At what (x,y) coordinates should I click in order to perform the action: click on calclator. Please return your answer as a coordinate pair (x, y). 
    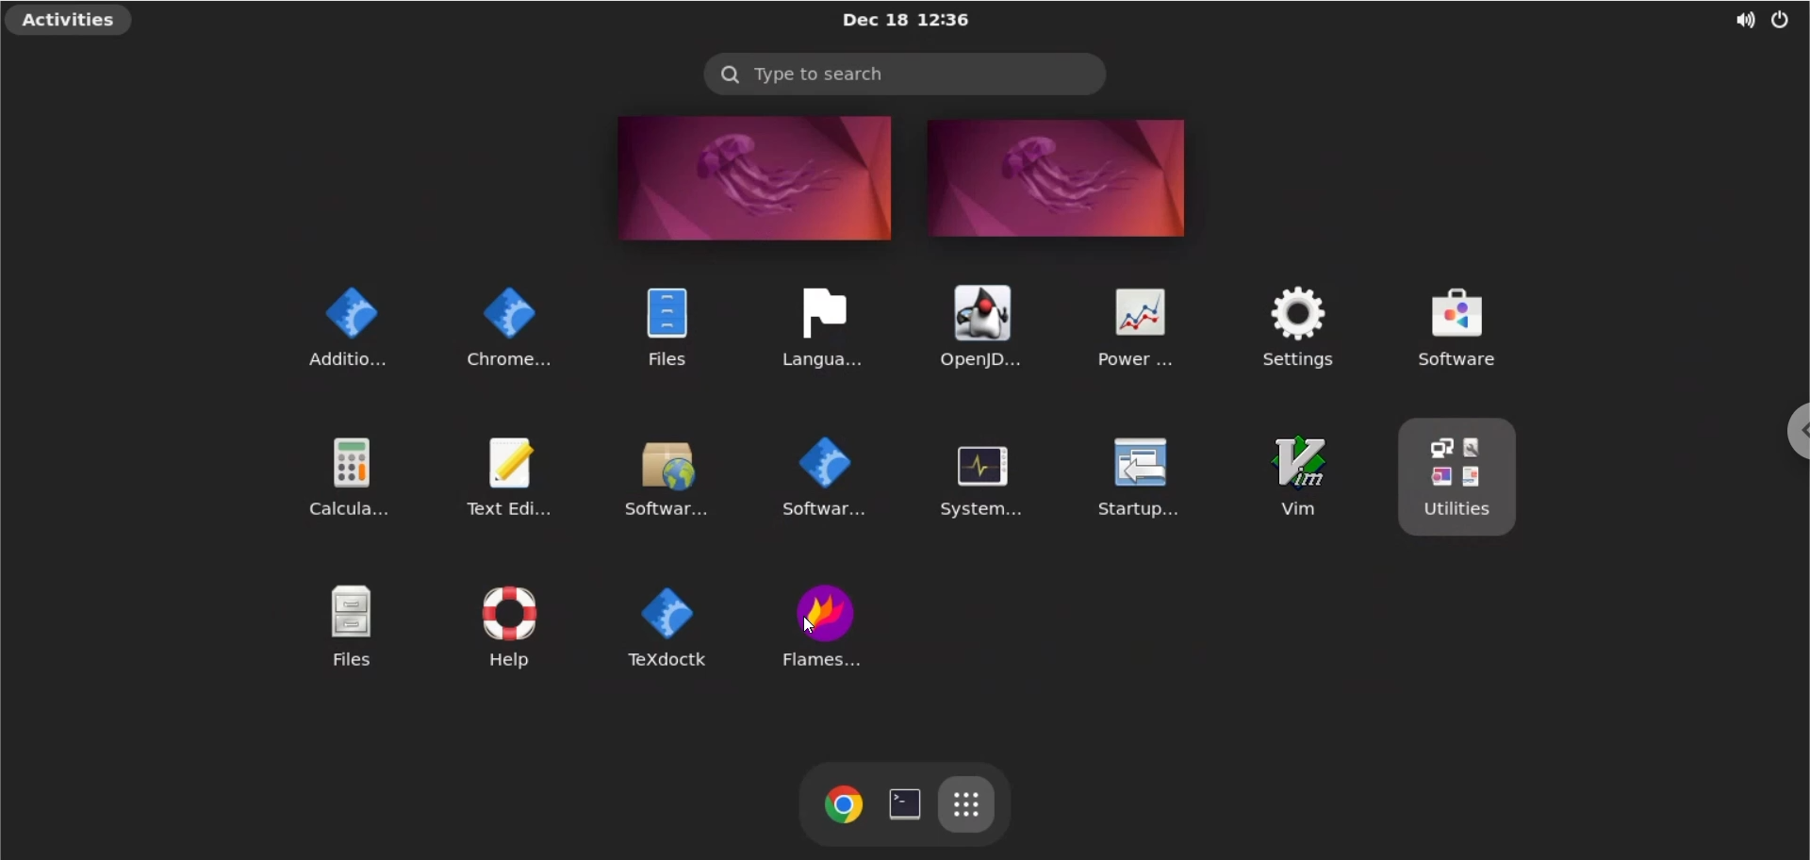
    Looking at the image, I should click on (347, 471).